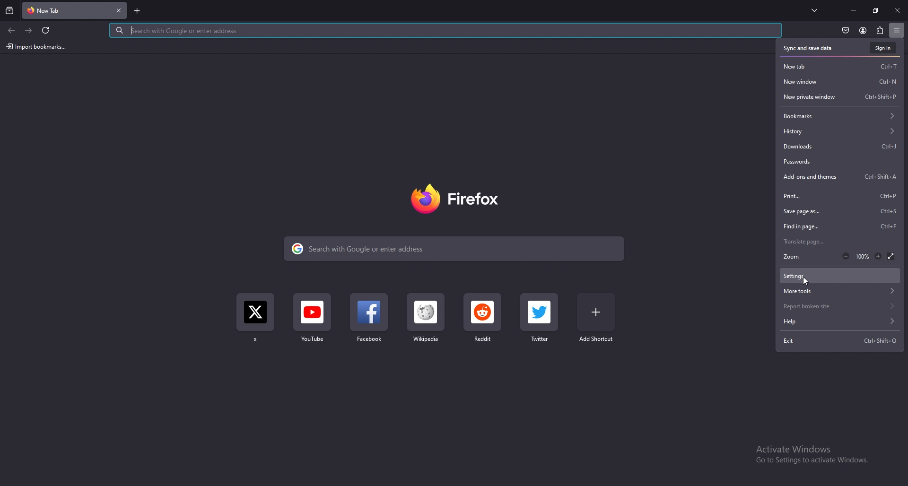  Describe the element at coordinates (863, 30) in the screenshot. I see `account` at that location.